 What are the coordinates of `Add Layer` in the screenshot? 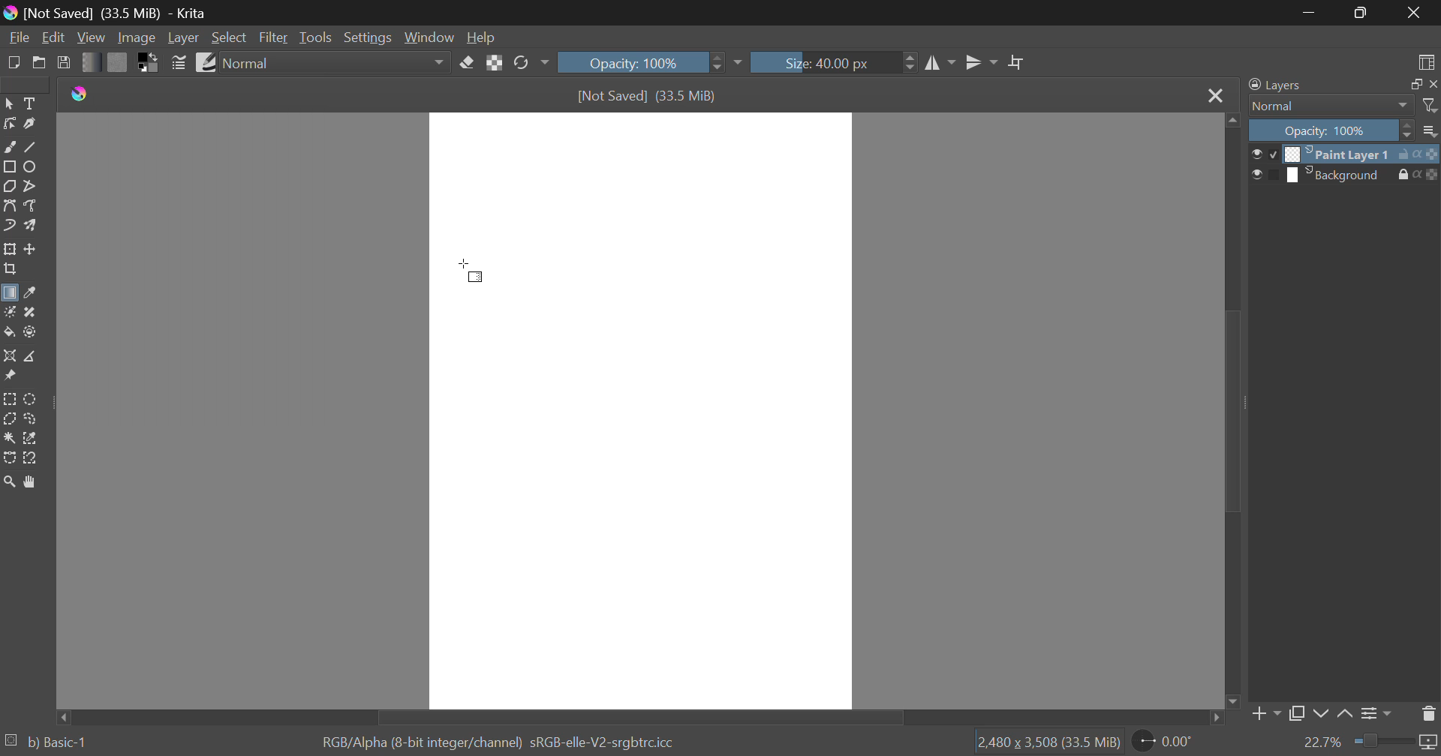 It's located at (1265, 717).